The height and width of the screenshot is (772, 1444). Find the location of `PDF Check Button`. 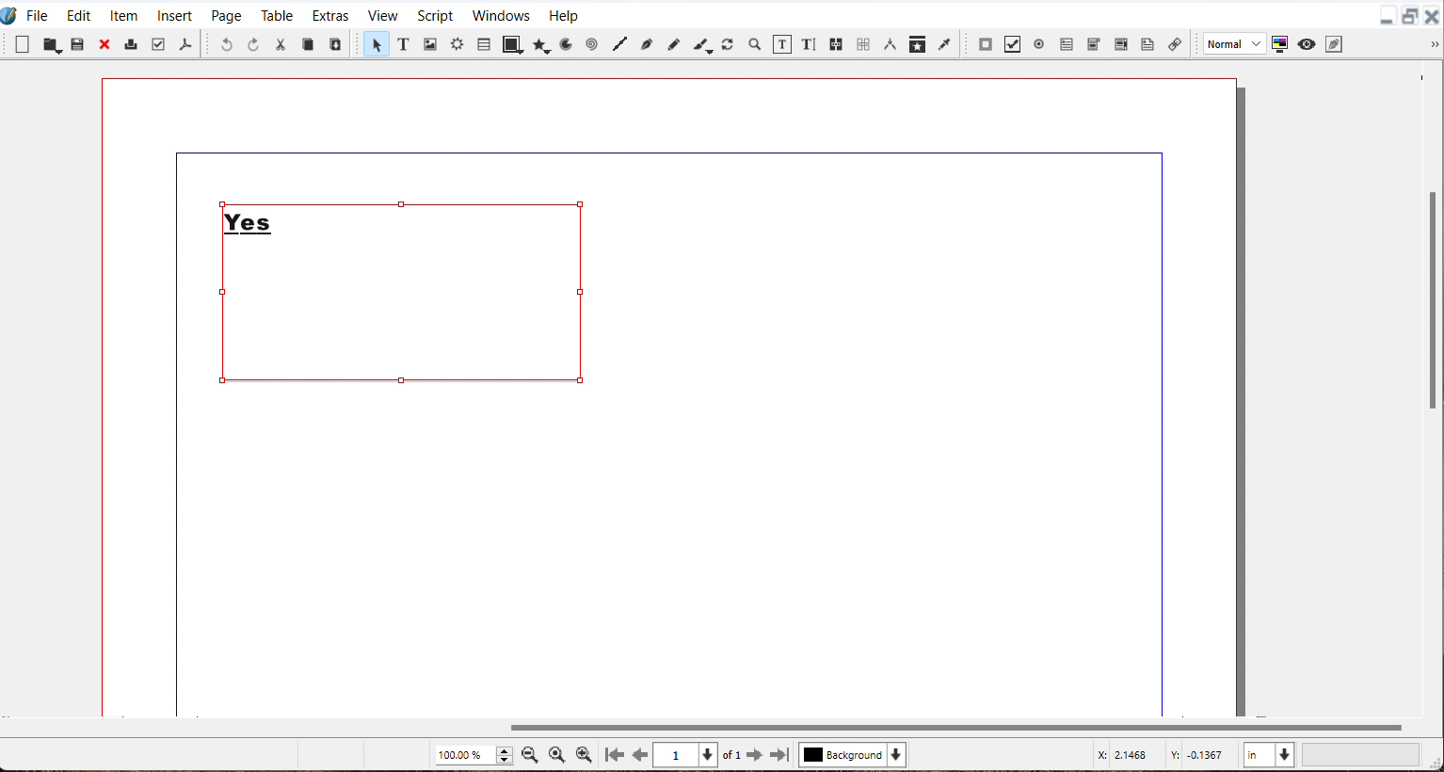

PDF Check Button is located at coordinates (1015, 43).